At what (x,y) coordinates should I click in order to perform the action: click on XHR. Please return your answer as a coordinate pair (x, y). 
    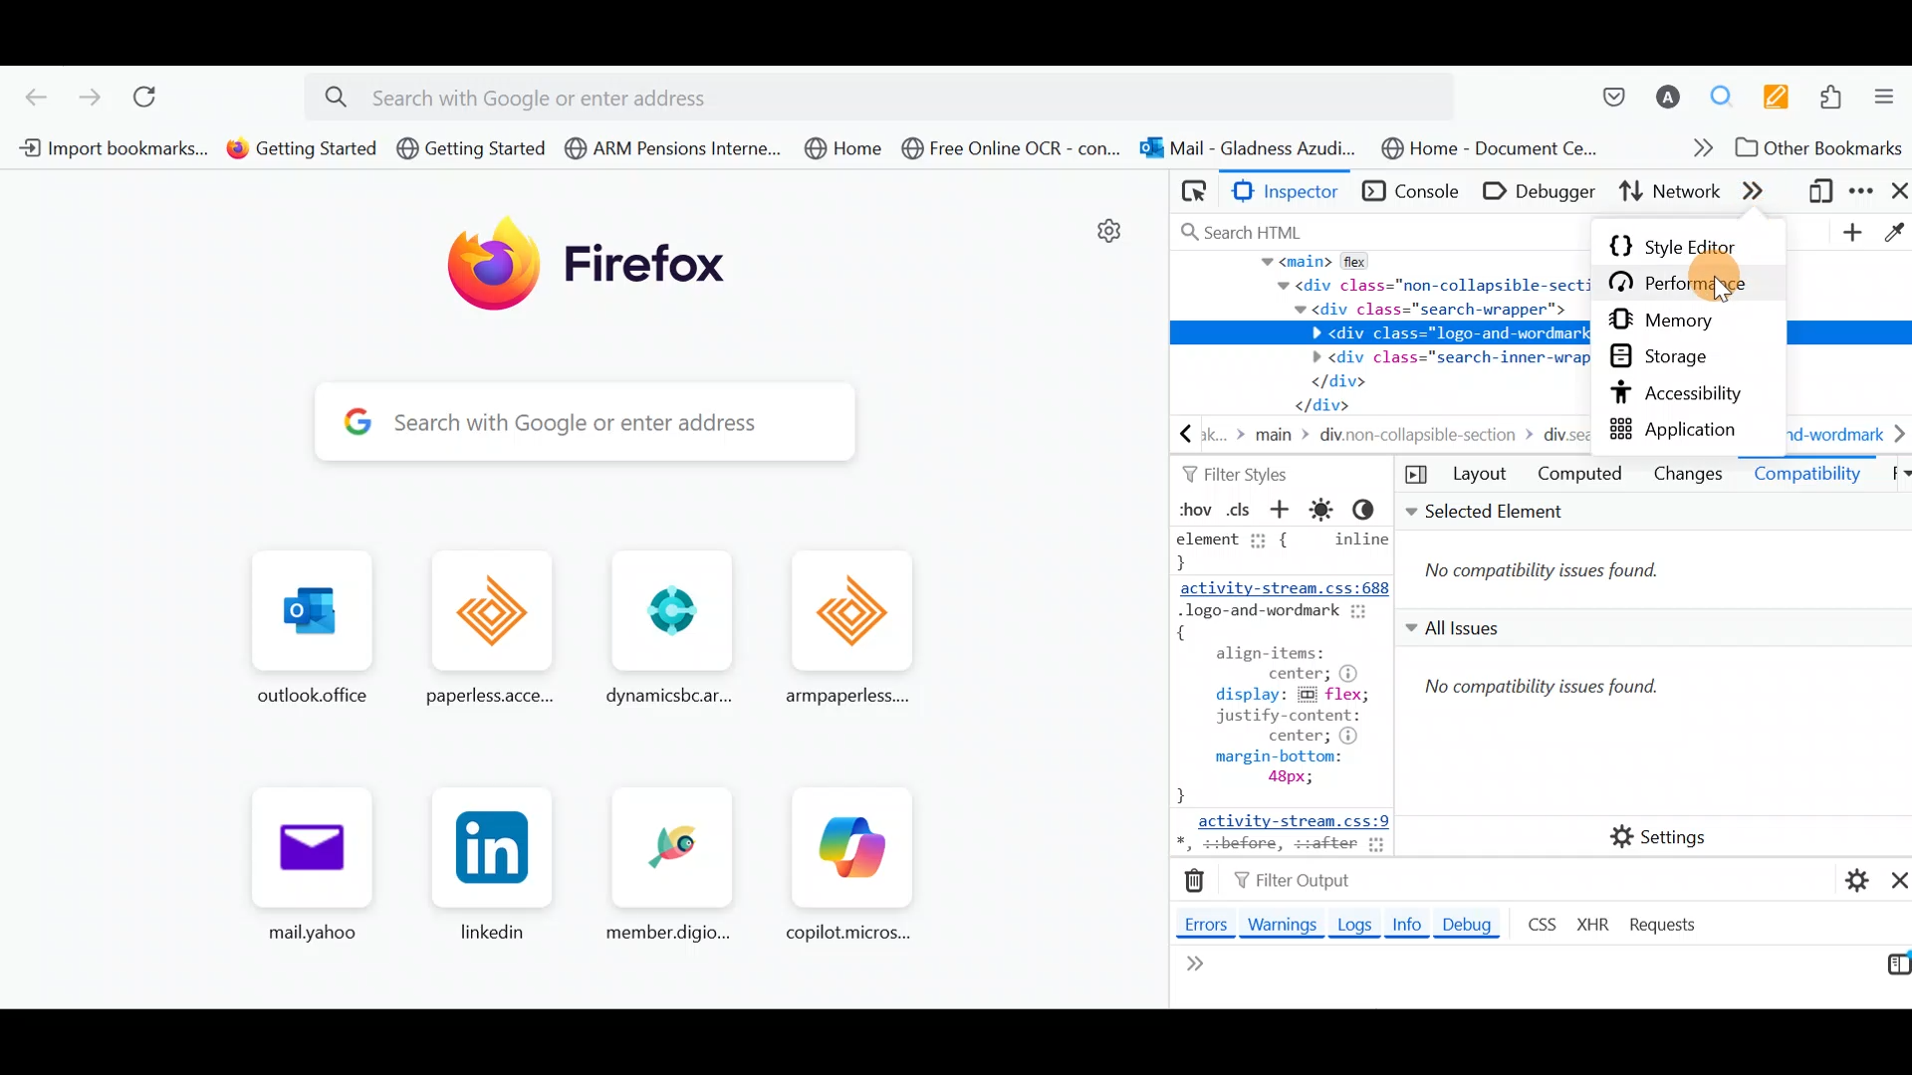
    Looking at the image, I should click on (1596, 923).